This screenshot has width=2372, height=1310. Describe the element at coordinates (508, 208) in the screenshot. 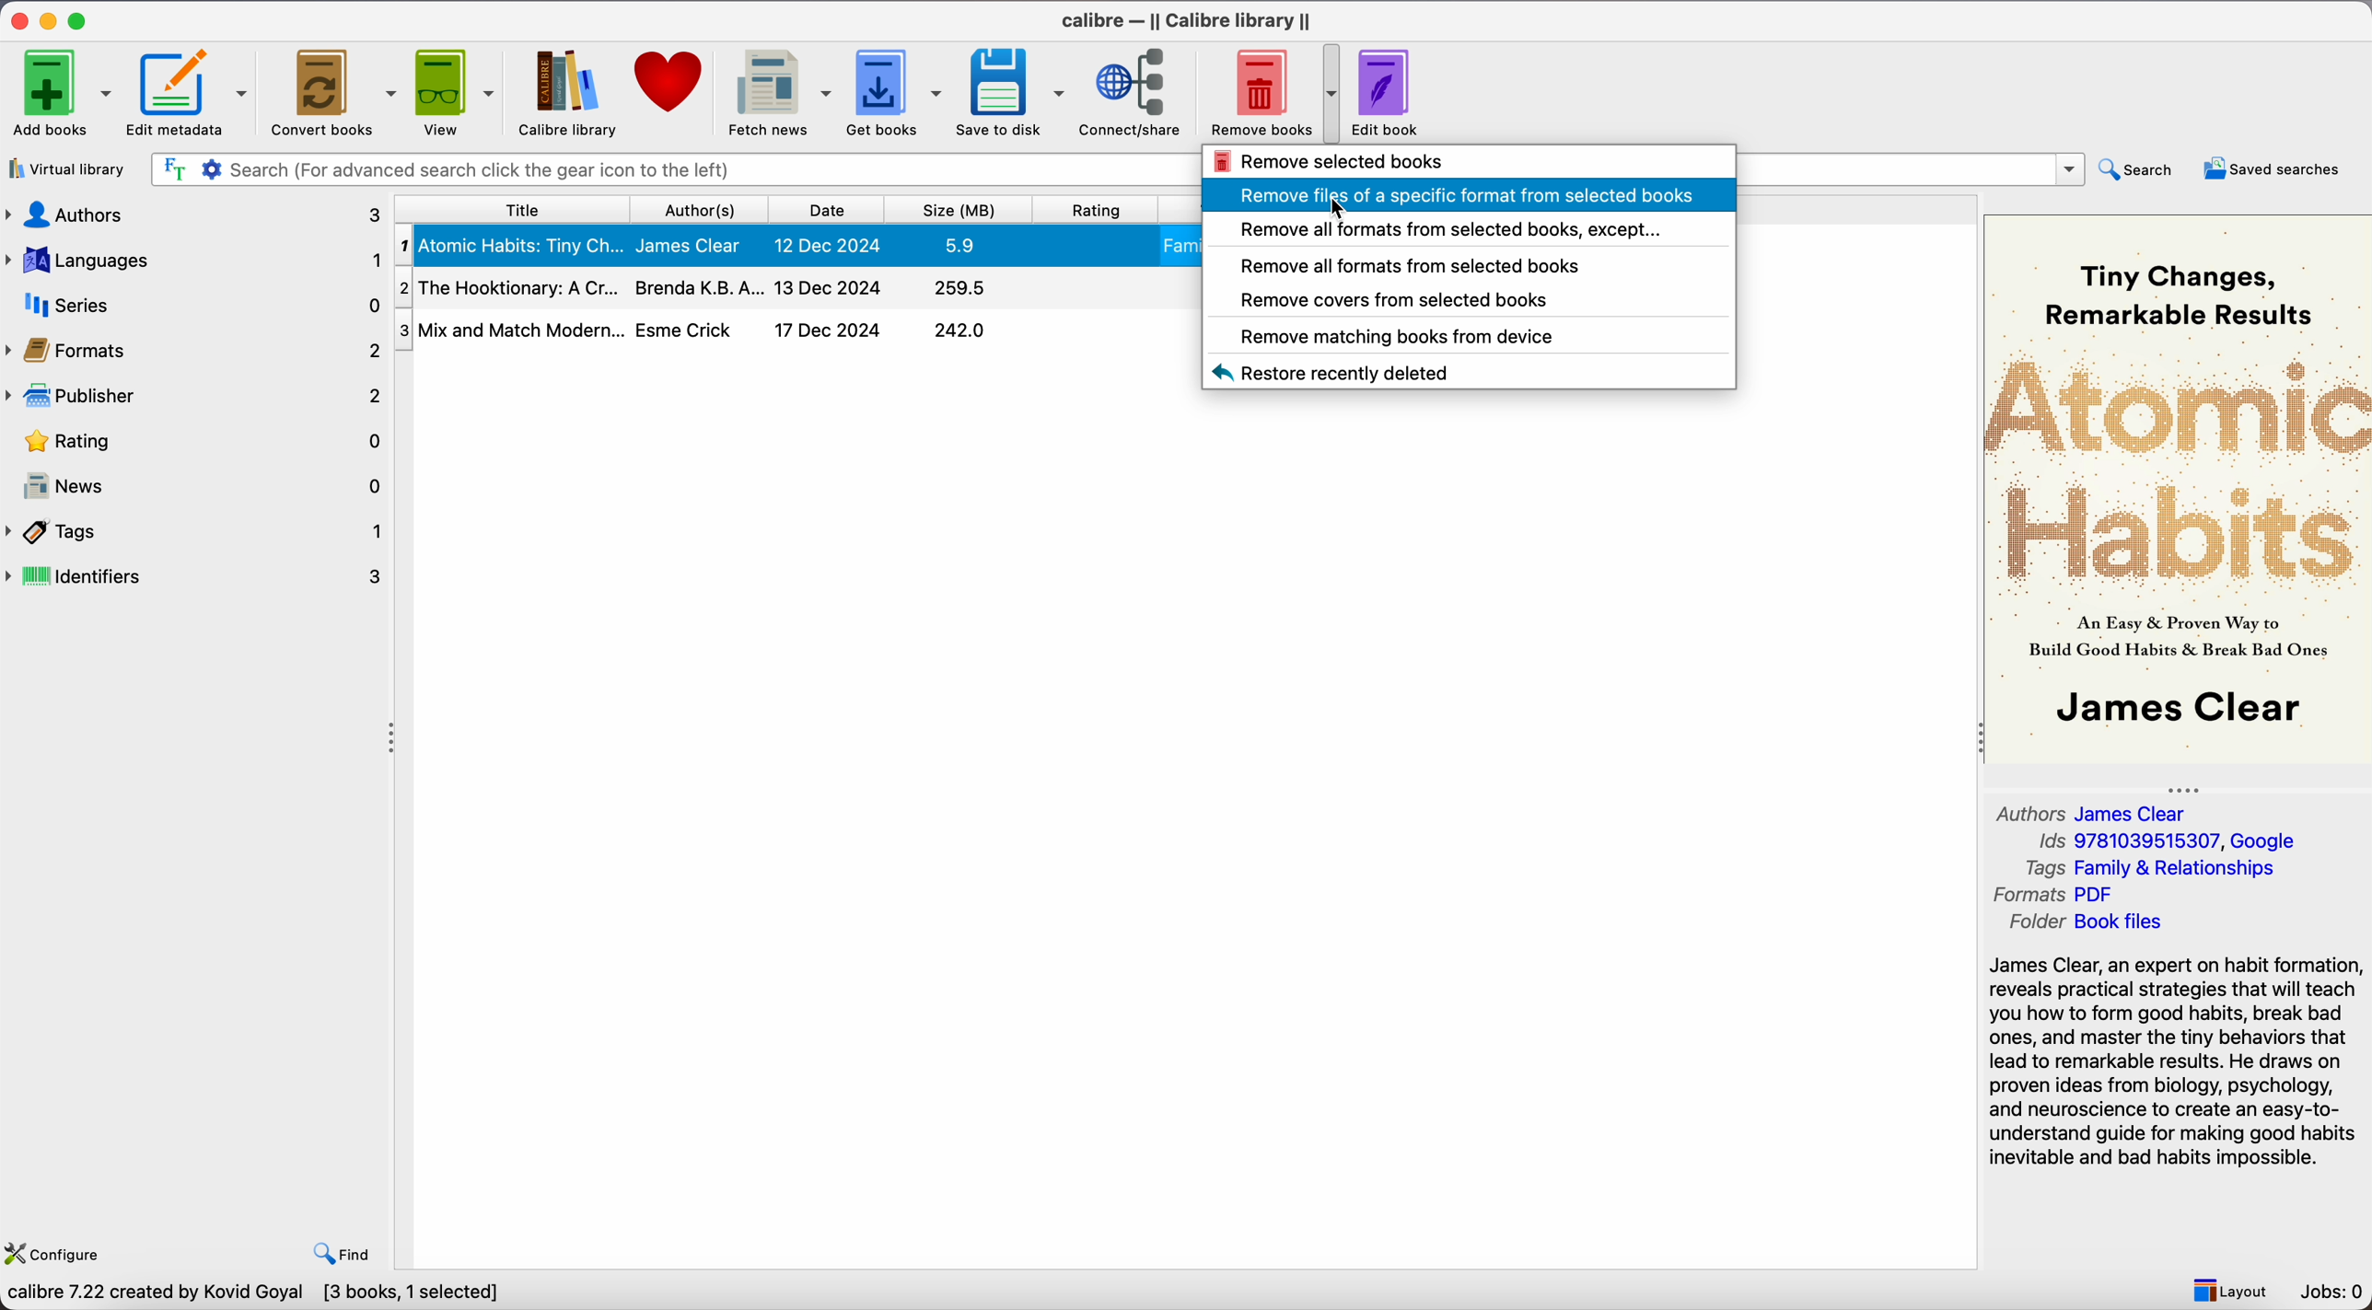

I see `title` at that location.